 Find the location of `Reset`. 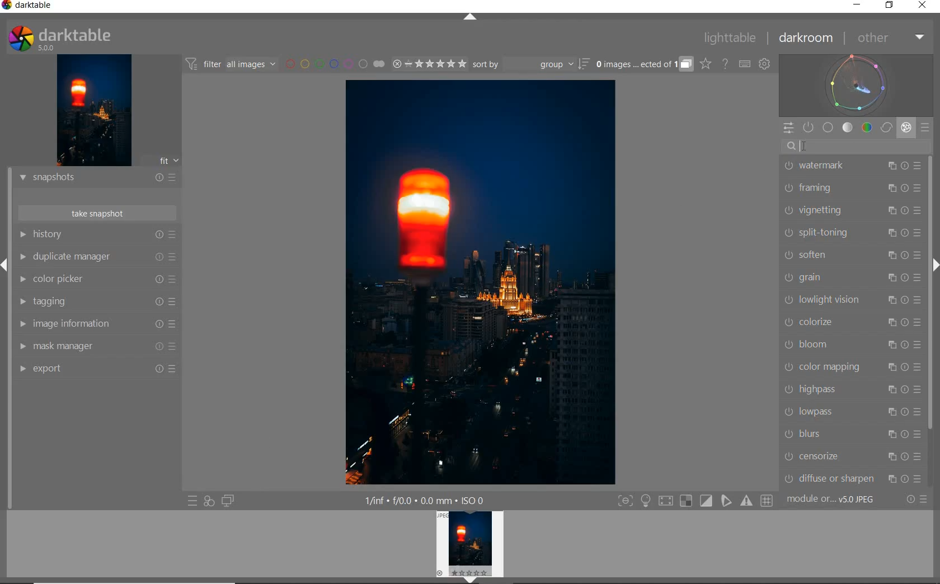

Reset is located at coordinates (904, 232).